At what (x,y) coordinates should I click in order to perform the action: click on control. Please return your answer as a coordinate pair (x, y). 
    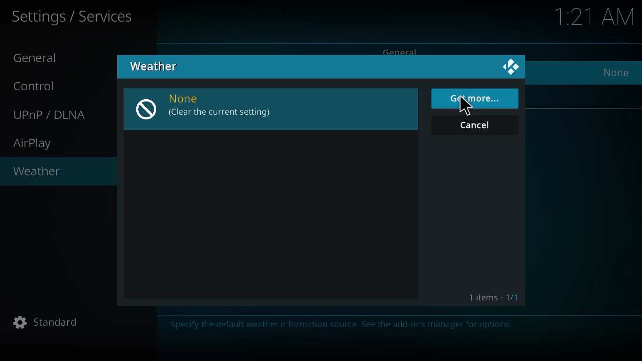
    Looking at the image, I should click on (39, 86).